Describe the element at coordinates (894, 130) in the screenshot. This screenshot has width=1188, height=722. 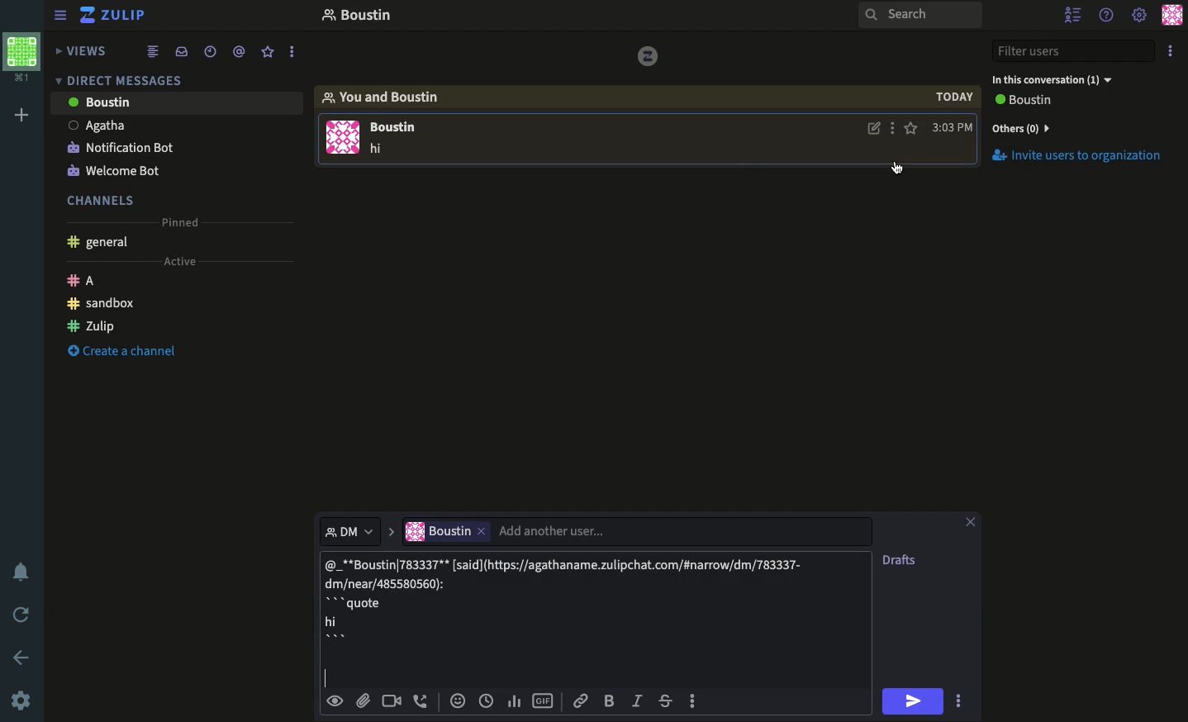
I see `Options` at that location.